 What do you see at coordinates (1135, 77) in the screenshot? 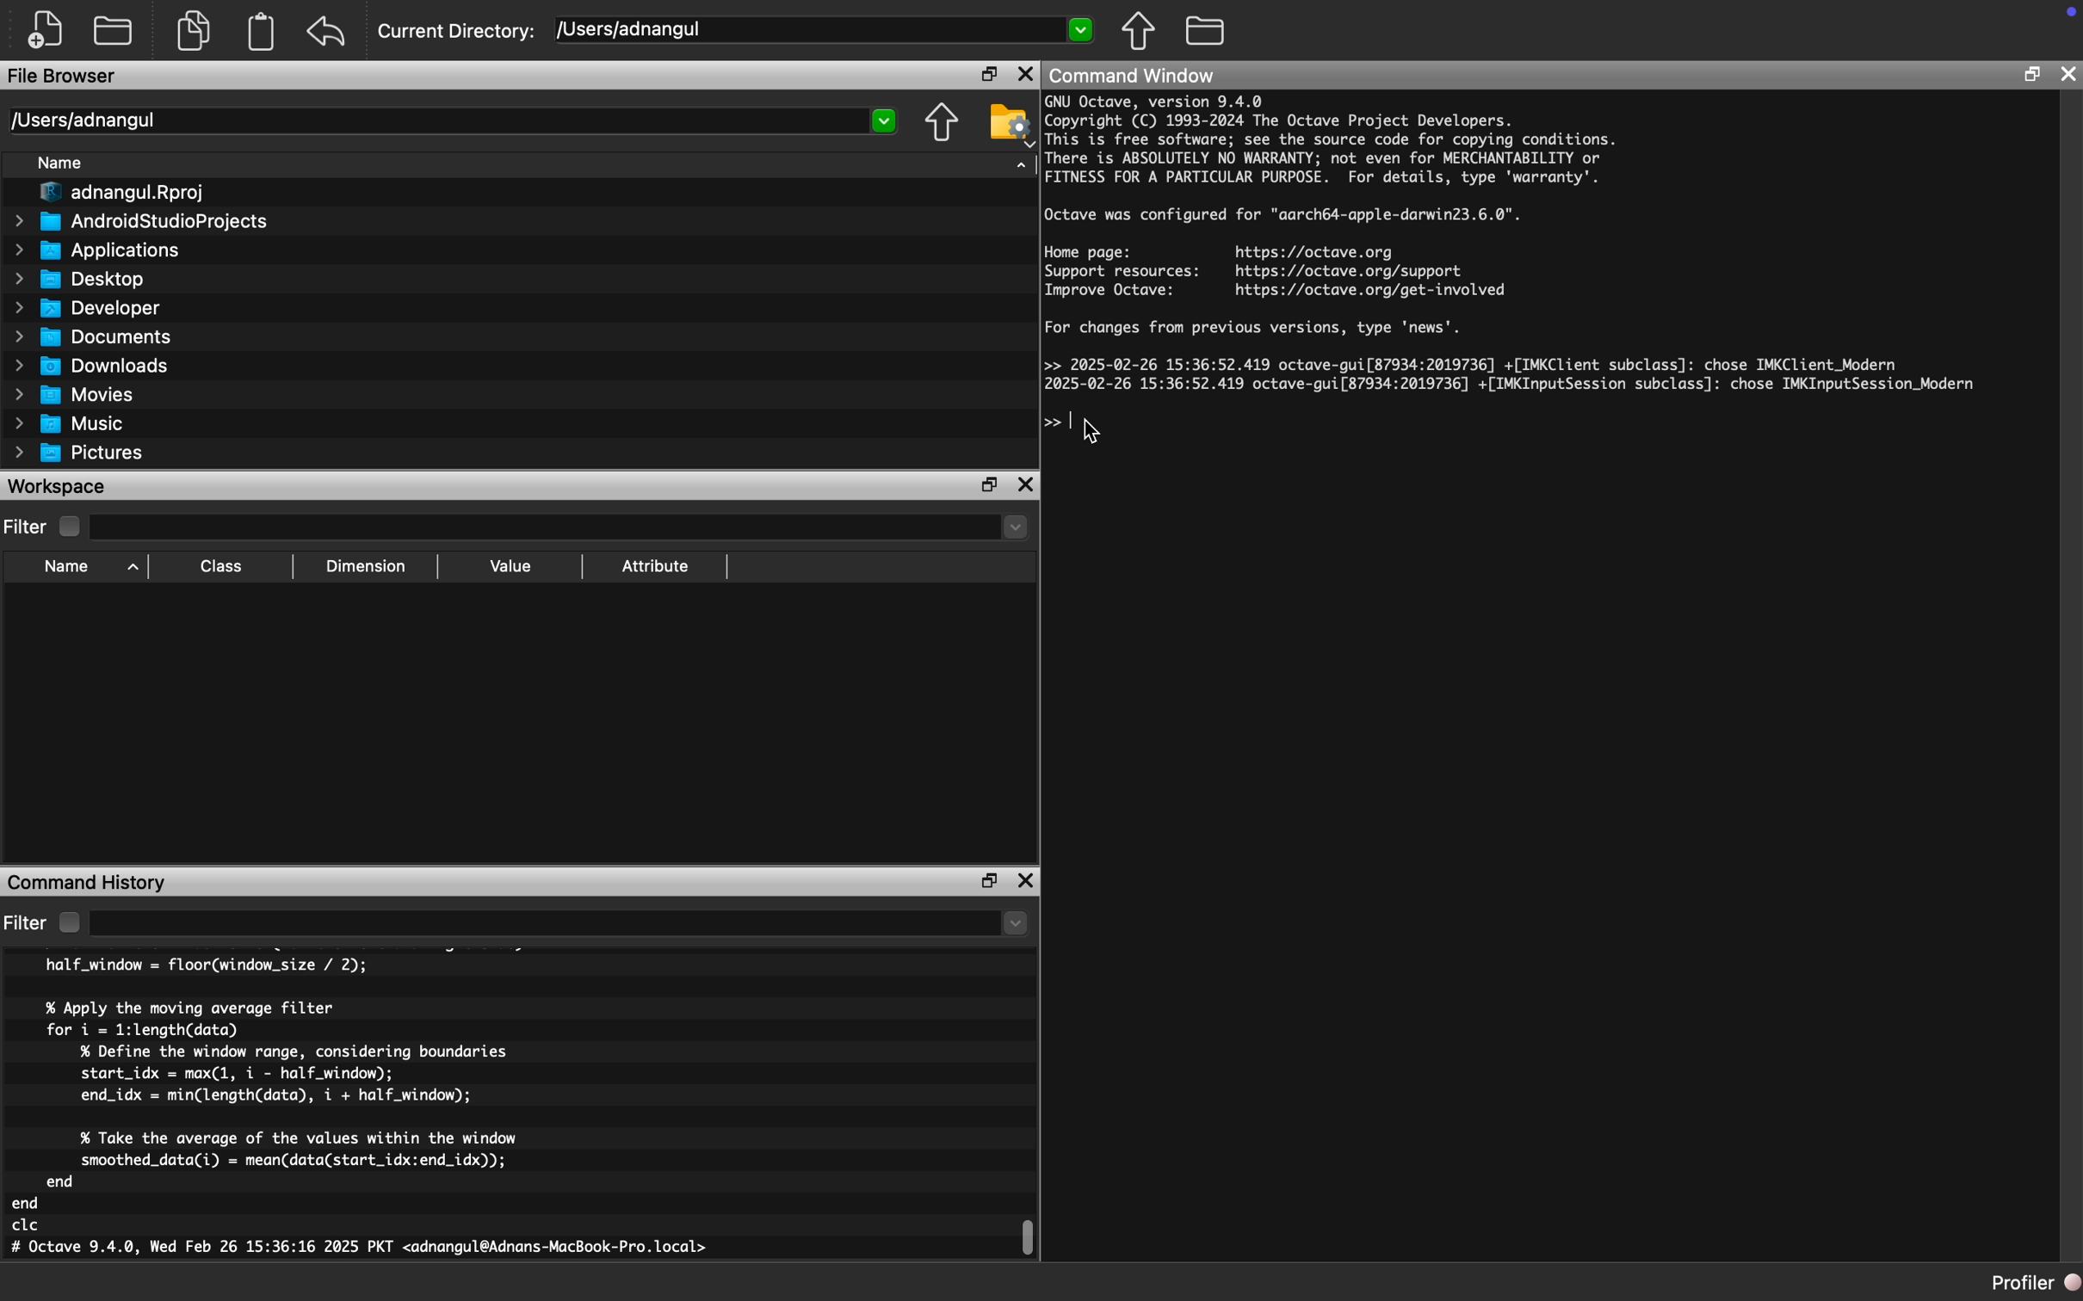
I see `Command Window` at bounding box center [1135, 77].